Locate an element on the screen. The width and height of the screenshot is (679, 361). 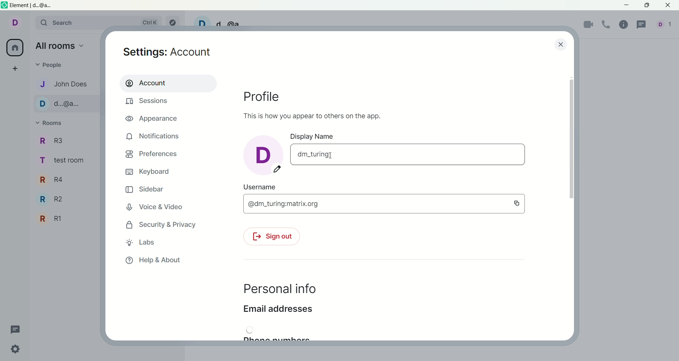
preferences is located at coordinates (151, 155).